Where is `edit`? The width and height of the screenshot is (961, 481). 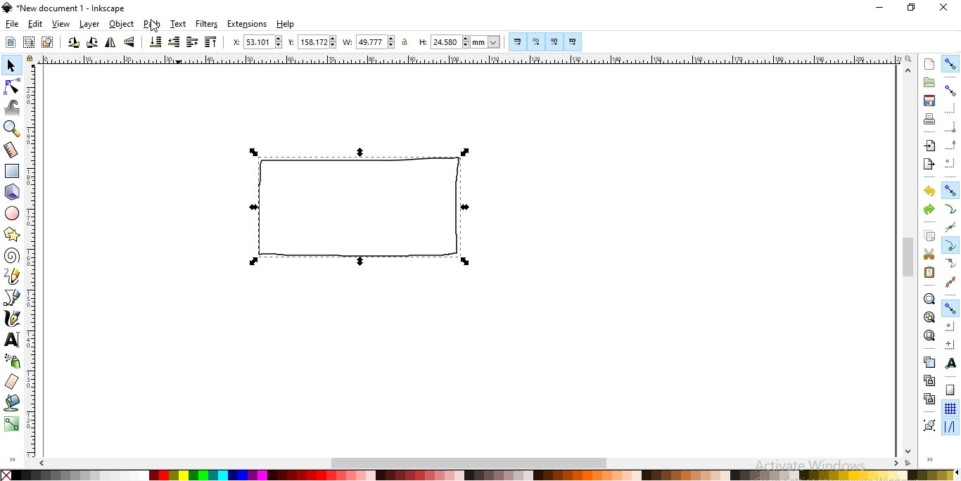
edit is located at coordinates (34, 24).